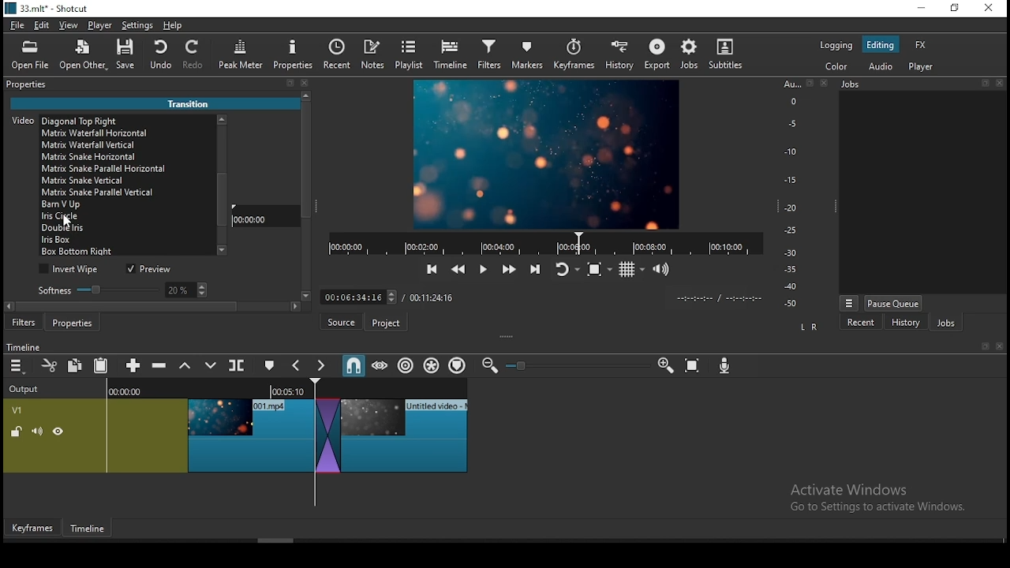  I want to click on properties, so click(76, 323).